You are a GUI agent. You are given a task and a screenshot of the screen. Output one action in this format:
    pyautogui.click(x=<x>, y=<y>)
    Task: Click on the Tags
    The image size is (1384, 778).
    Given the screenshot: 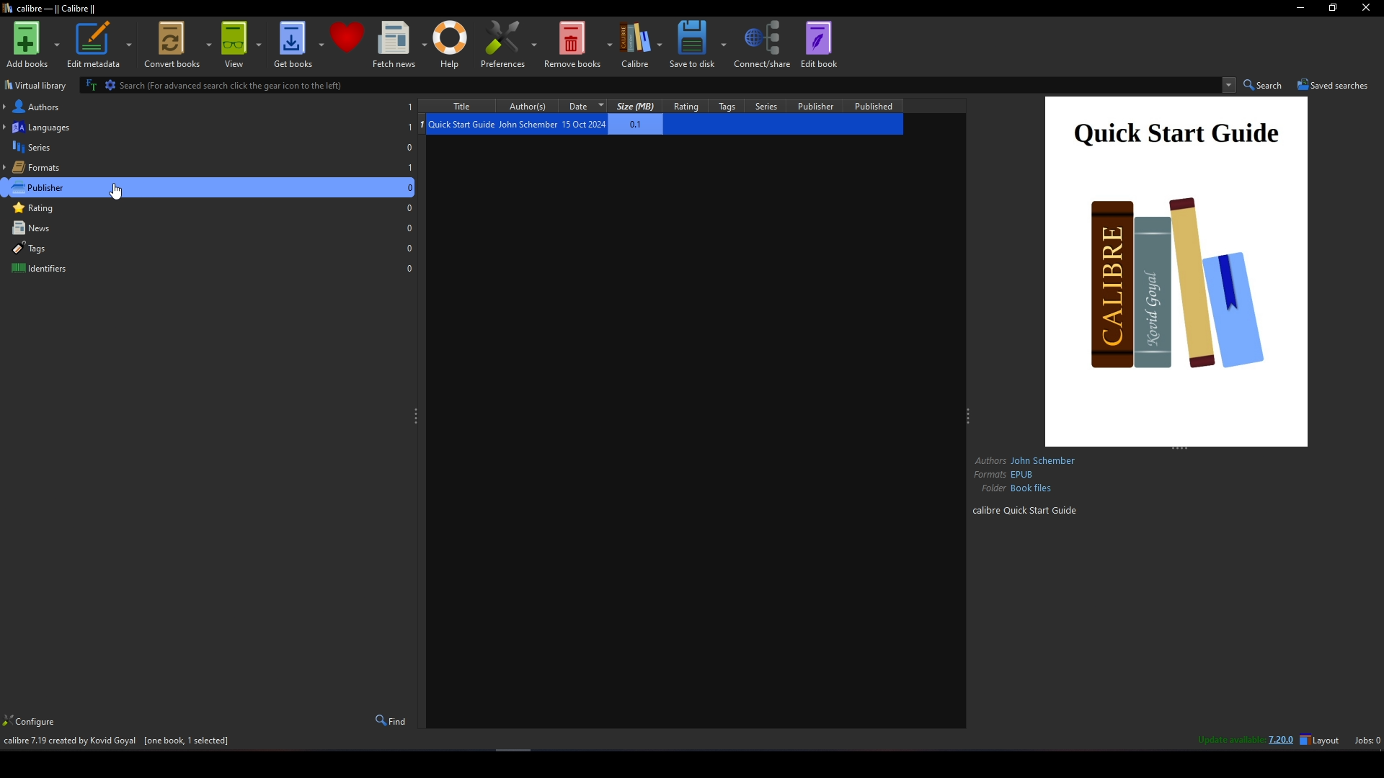 What is the action you would take?
    pyautogui.click(x=210, y=248)
    